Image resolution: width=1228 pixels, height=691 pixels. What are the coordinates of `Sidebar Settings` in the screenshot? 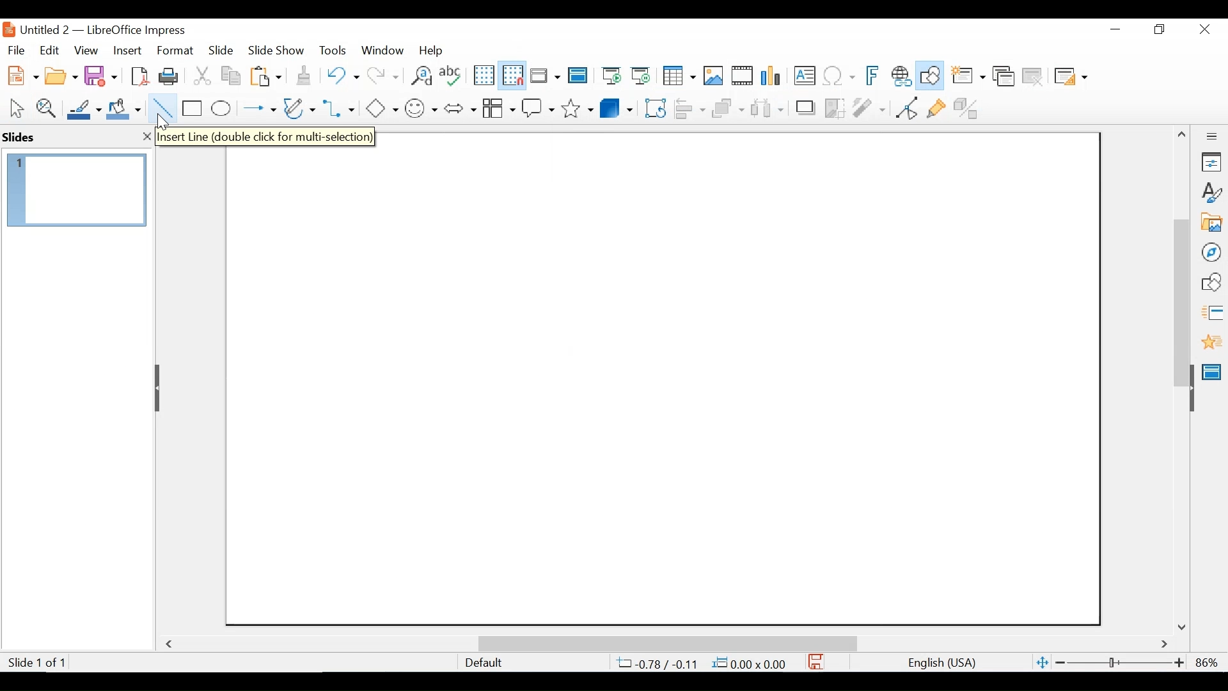 It's located at (1212, 137).